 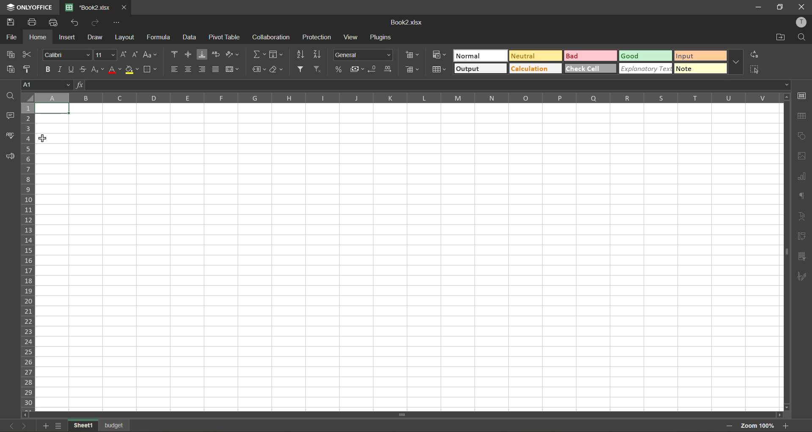 I want to click on calculation, so click(x=535, y=69).